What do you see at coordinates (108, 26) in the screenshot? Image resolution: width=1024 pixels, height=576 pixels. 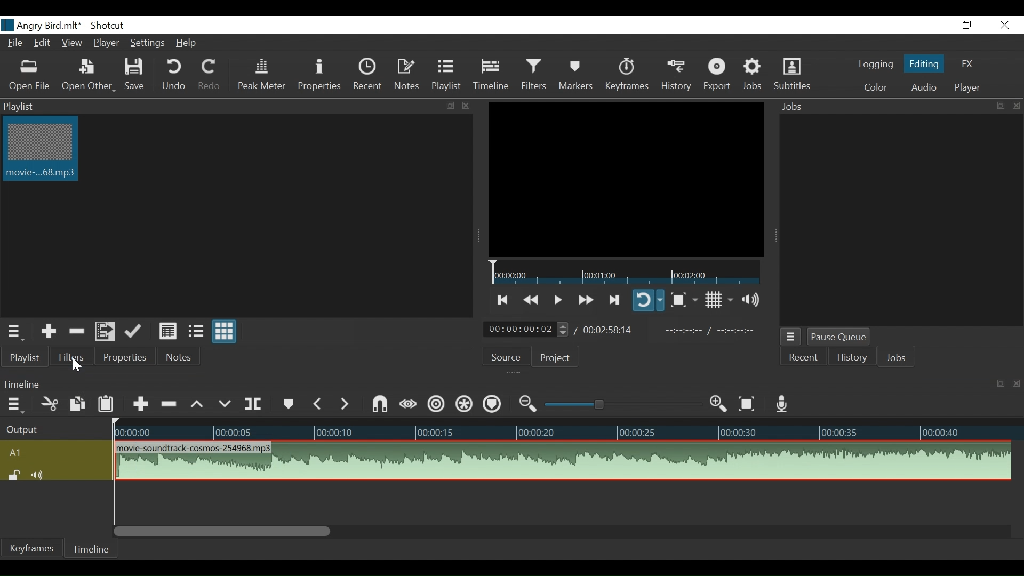 I see `Shotcut` at bounding box center [108, 26].